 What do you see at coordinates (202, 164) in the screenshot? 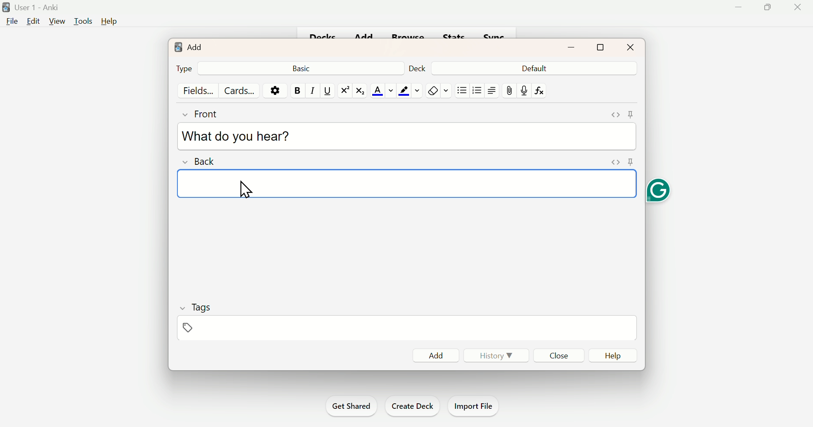
I see `Back` at bounding box center [202, 164].